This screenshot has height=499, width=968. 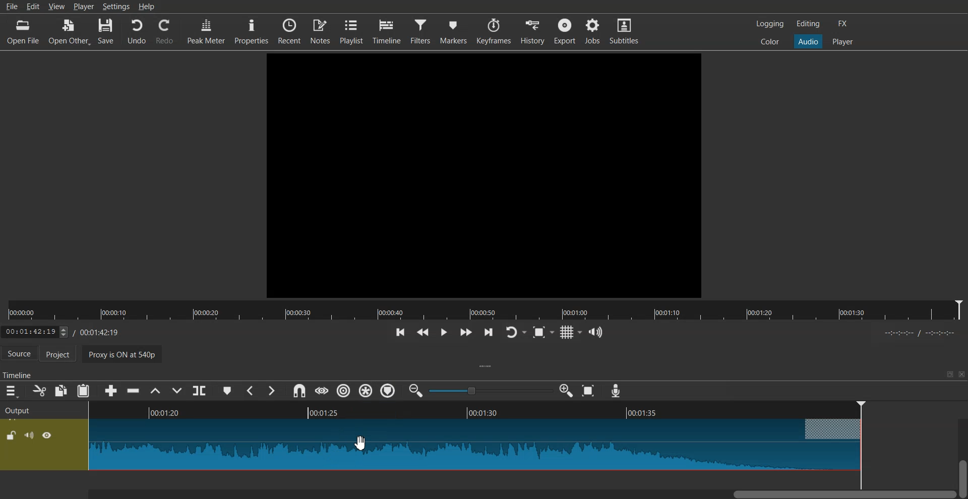 What do you see at coordinates (963, 373) in the screenshot?
I see `close` at bounding box center [963, 373].